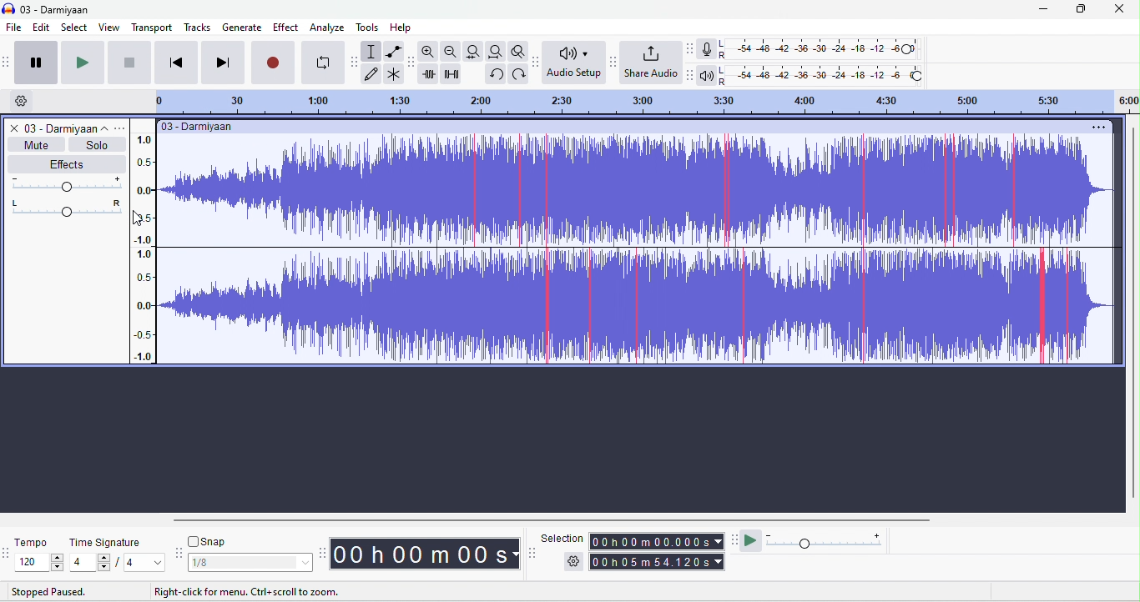  Describe the element at coordinates (177, 62) in the screenshot. I see `skip to start` at that location.